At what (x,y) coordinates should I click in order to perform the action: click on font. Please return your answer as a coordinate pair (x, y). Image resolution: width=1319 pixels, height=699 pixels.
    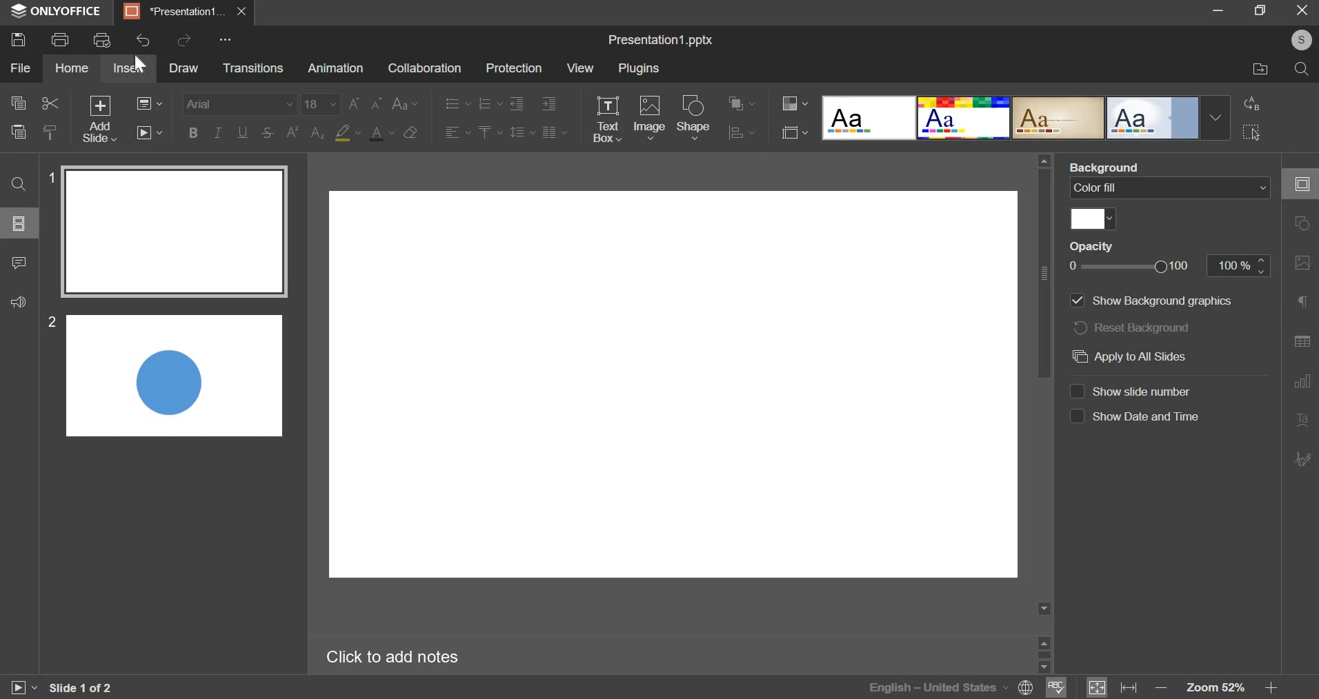
    Looking at the image, I should click on (239, 105).